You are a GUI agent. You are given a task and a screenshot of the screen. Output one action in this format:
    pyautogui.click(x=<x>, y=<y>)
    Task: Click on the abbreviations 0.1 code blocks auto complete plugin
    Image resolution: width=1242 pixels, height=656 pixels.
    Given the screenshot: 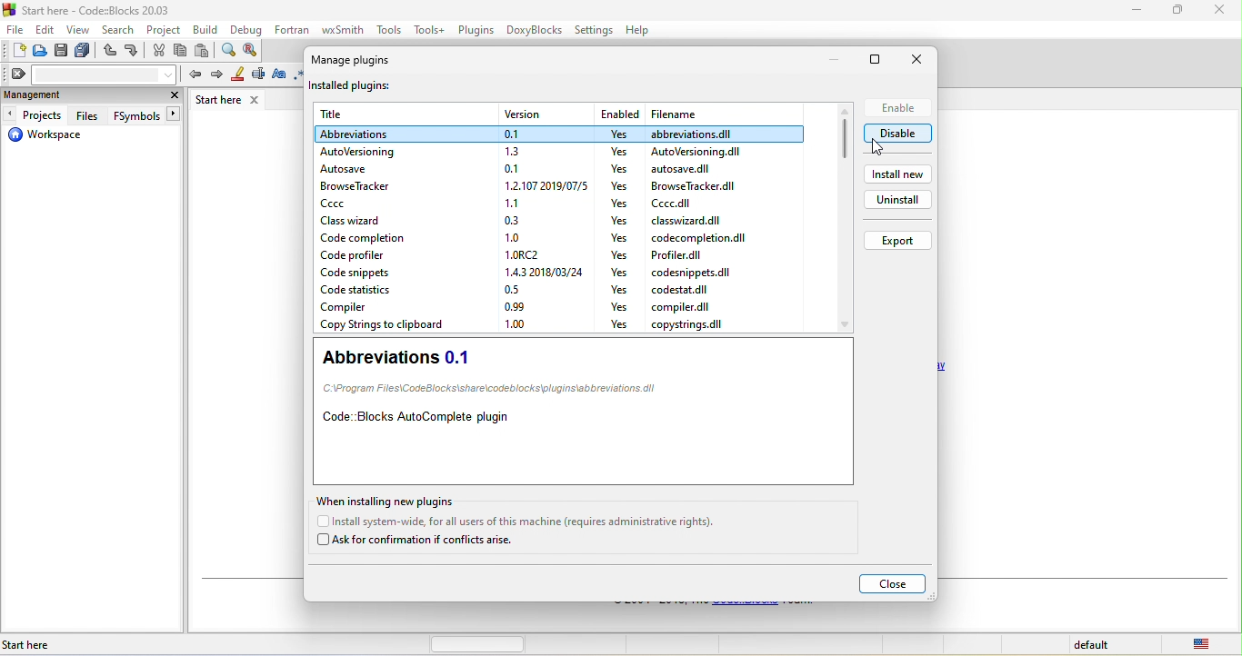 What is the action you would take?
    pyautogui.click(x=583, y=412)
    